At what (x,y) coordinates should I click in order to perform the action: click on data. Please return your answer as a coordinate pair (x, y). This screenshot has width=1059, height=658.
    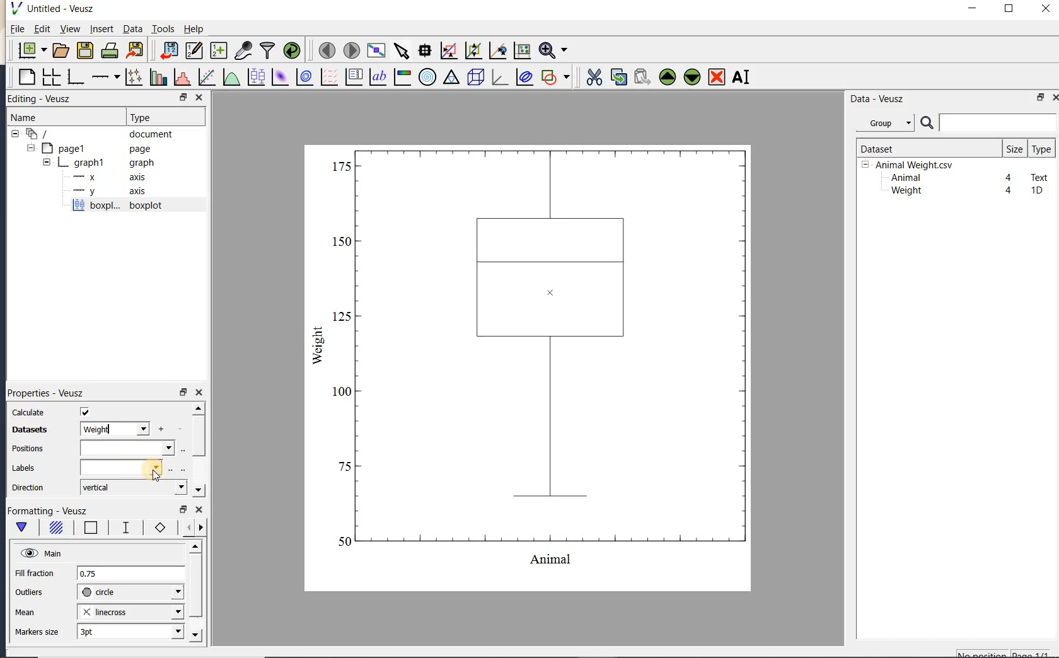
    Looking at the image, I should click on (113, 429).